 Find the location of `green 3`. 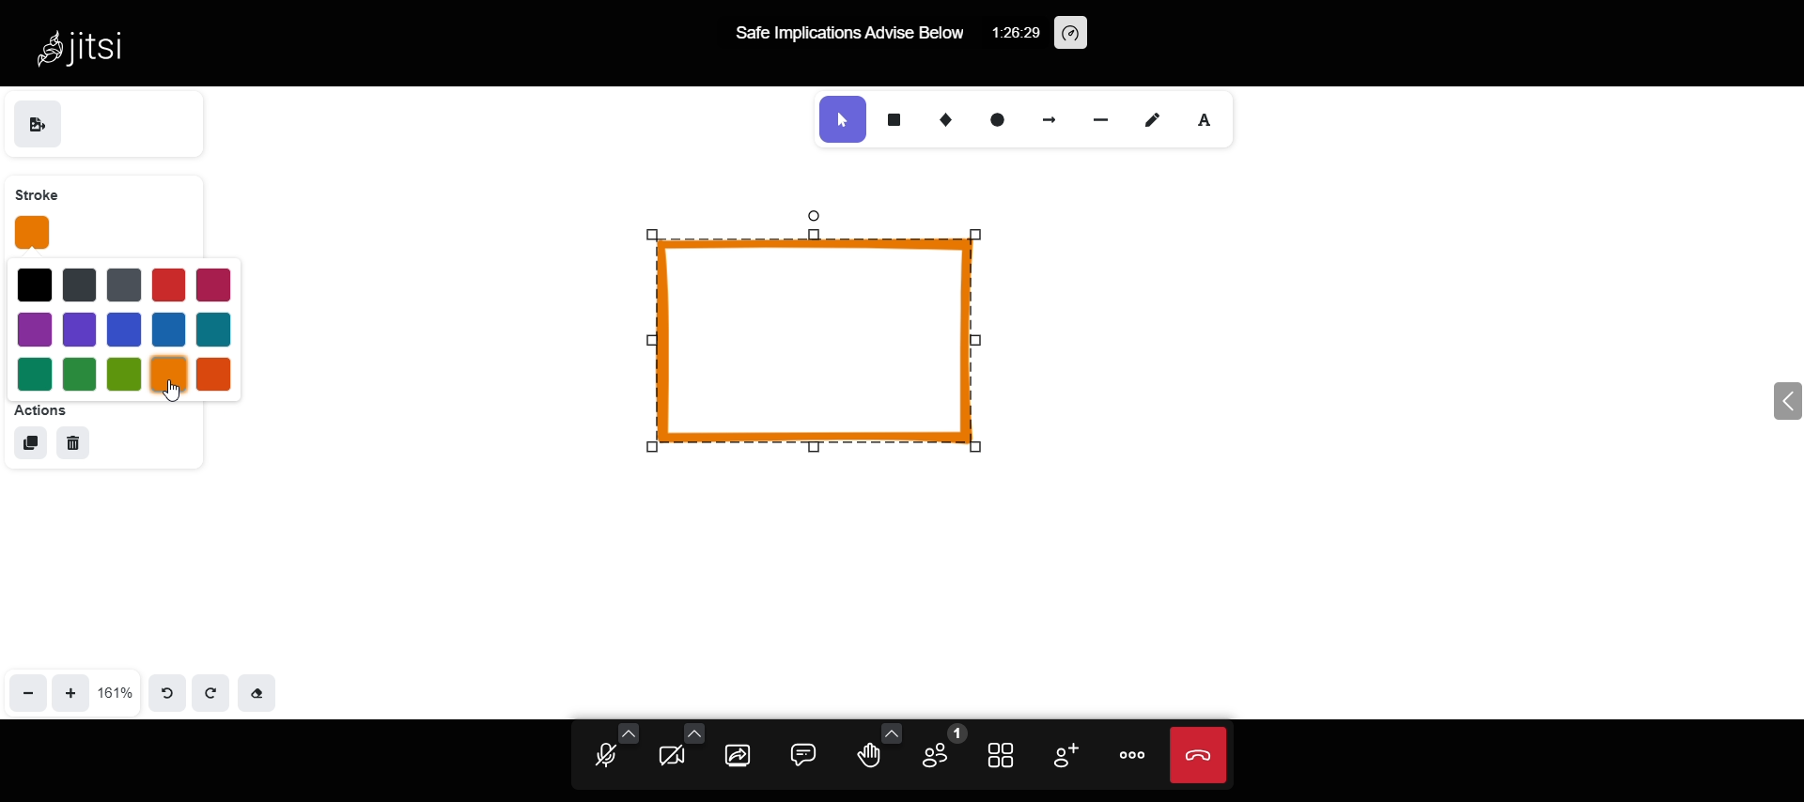

green 3 is located at coordinates (124, 376).